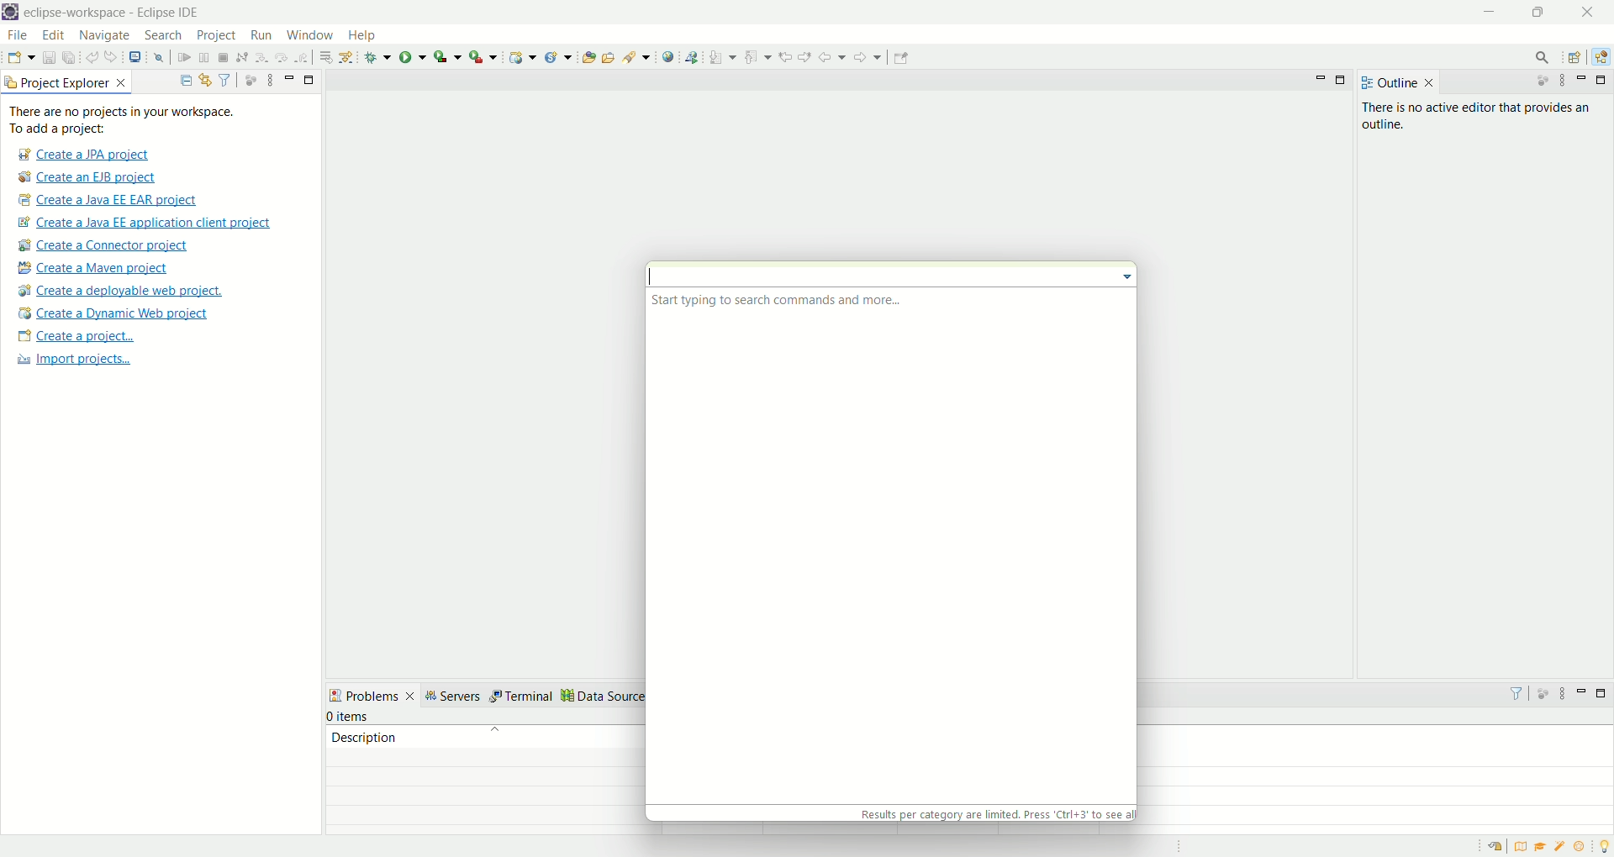 The width and height of the screenshot is (1614, 857). Describe the element at coordinates (260, 34) in the screenshot. I see `run` at that location.